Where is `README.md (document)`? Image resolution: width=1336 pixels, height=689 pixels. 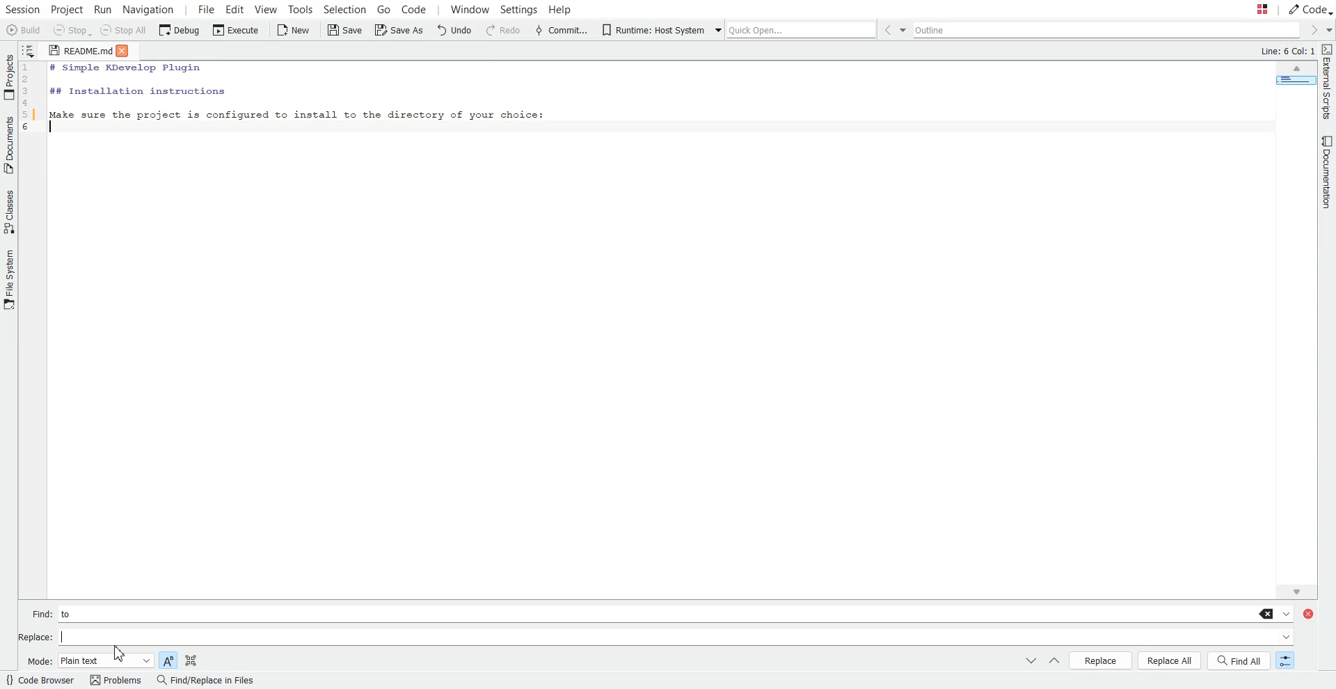
README.md (document) is located at coordinates (80, 52).